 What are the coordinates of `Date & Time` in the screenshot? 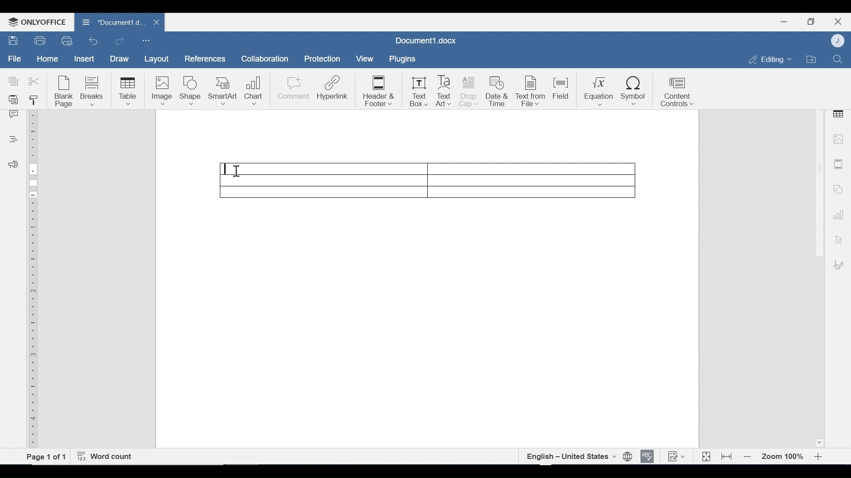 It's located at (498, 92).